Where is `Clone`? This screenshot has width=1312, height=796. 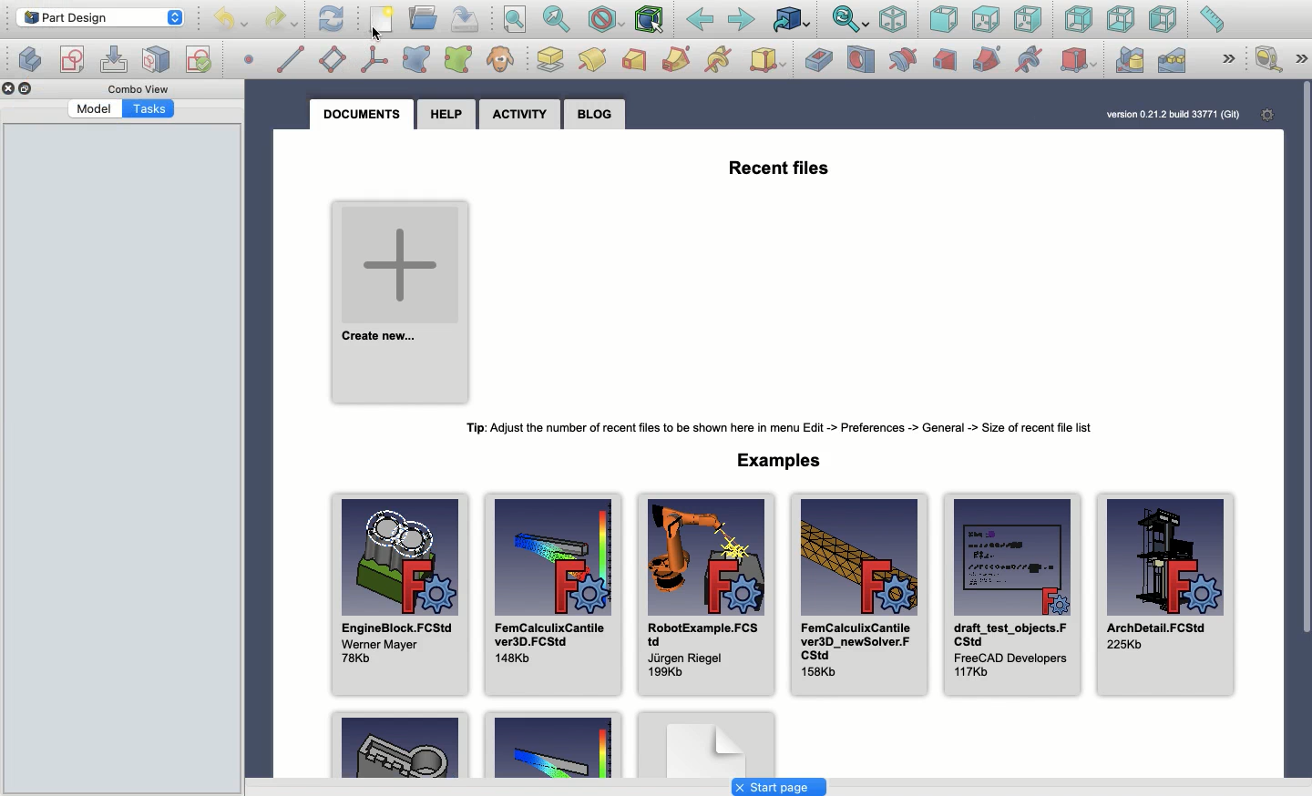
Clone is located at coordinates (500, 61).